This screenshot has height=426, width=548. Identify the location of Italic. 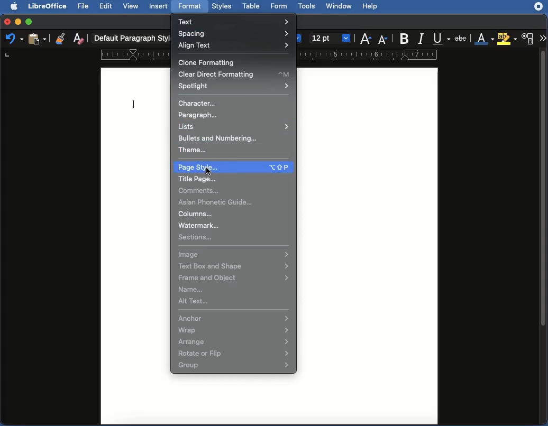
(421, 39).